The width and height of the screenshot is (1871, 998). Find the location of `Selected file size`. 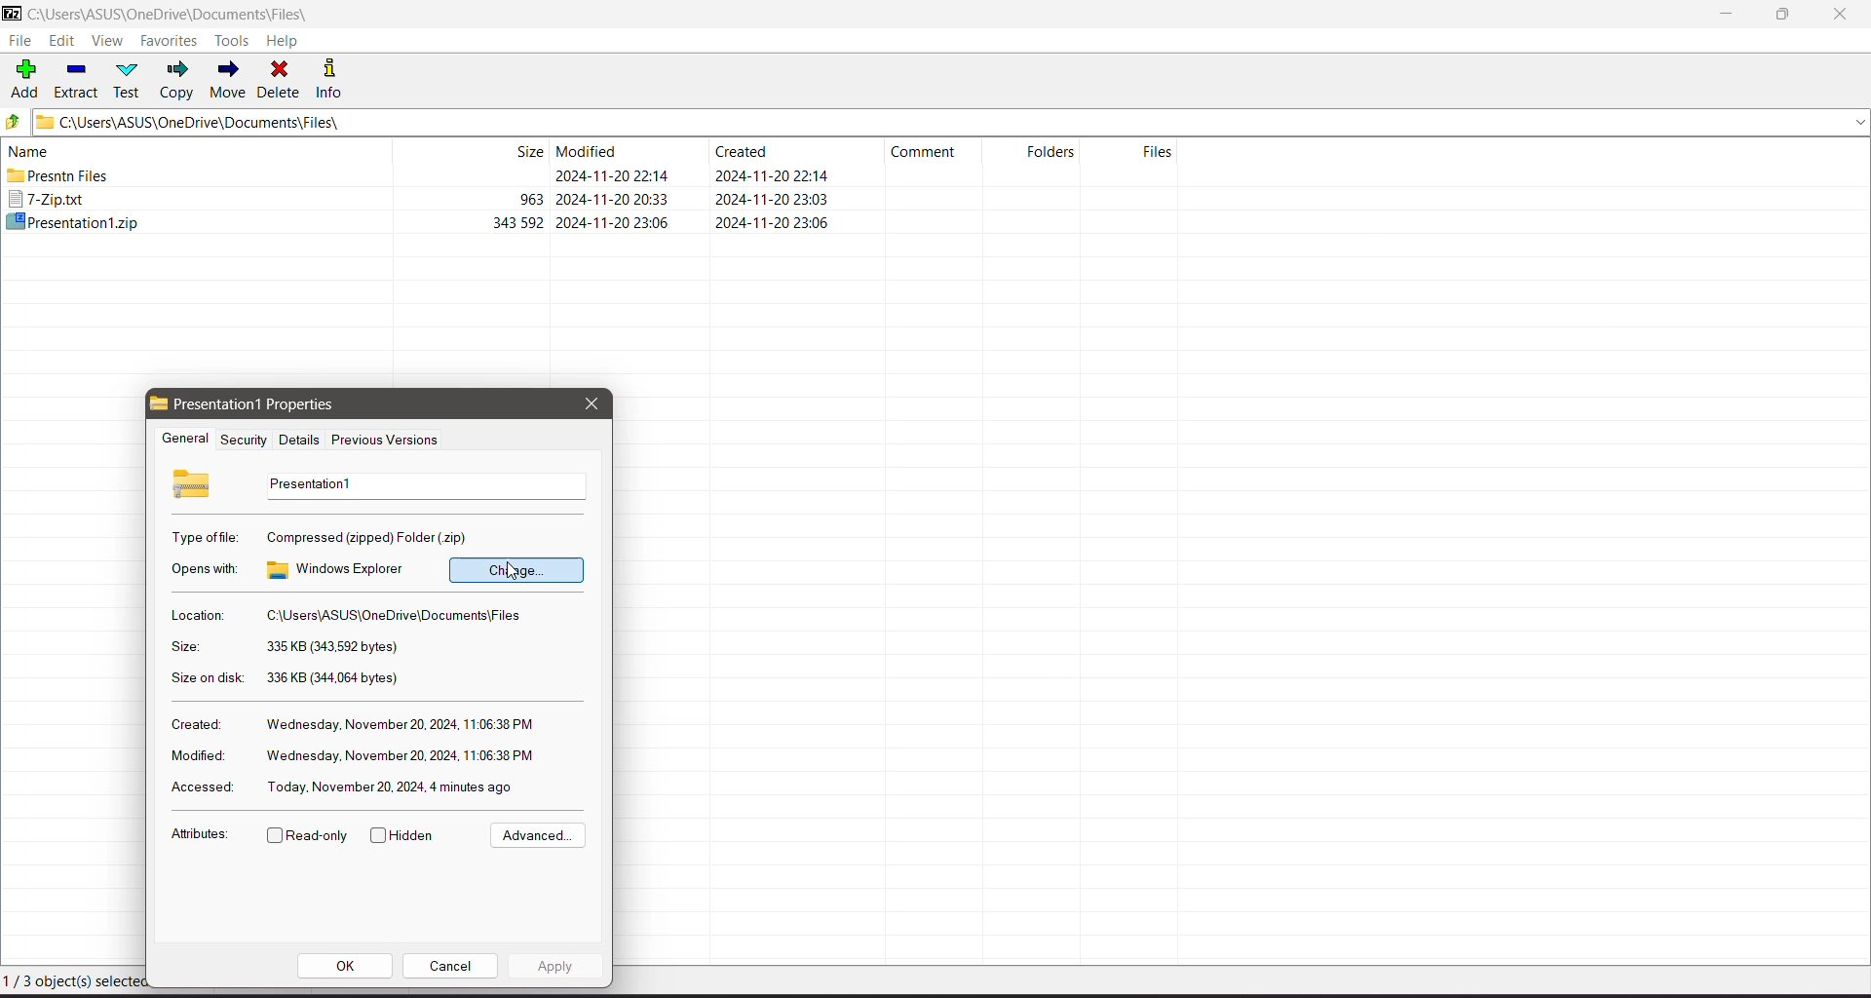

Selected file size is located at coordinates (331, 647).